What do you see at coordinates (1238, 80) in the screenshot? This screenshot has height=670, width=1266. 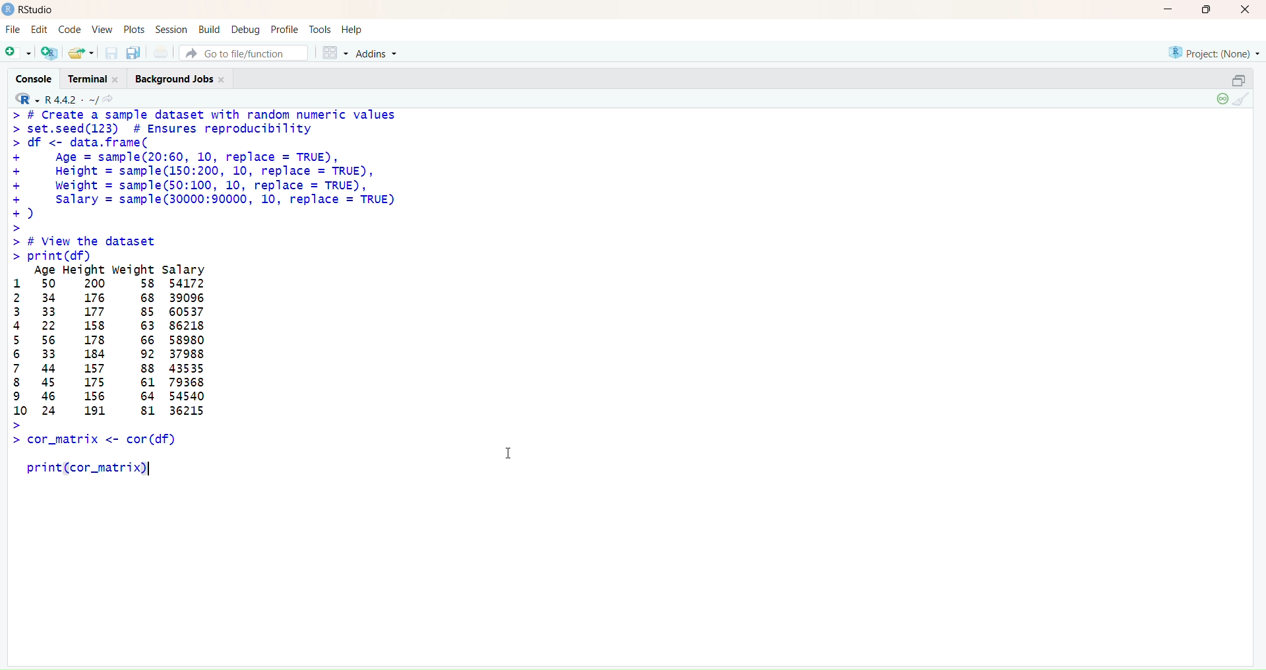 I see `Restore` at bounding box center [1238, 80].